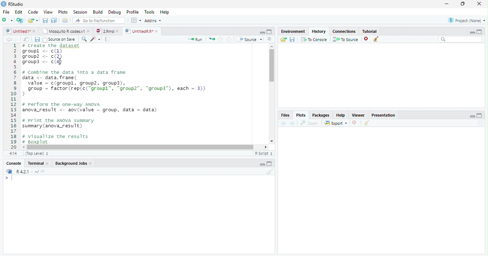 This screenshot has width=488, height=256. I want to click on Untitled, so click(21, 31).